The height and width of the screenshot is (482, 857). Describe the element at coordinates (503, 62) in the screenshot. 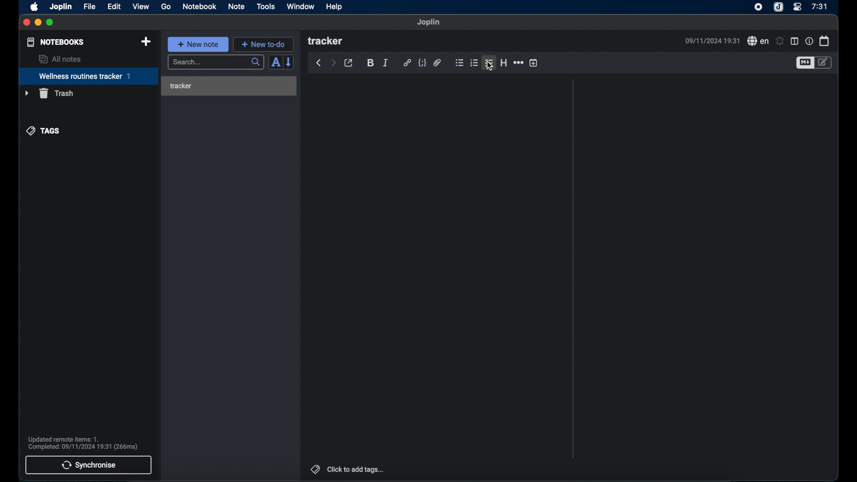

I see `heading` at that location.